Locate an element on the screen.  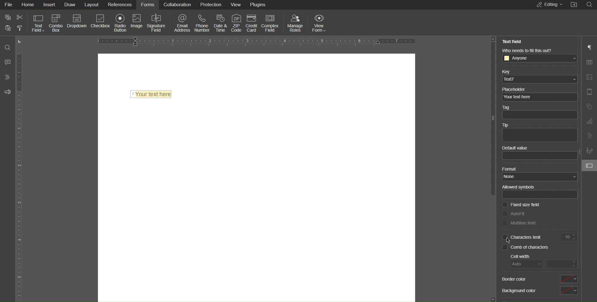
View Form is located at coordinates (321, 22).